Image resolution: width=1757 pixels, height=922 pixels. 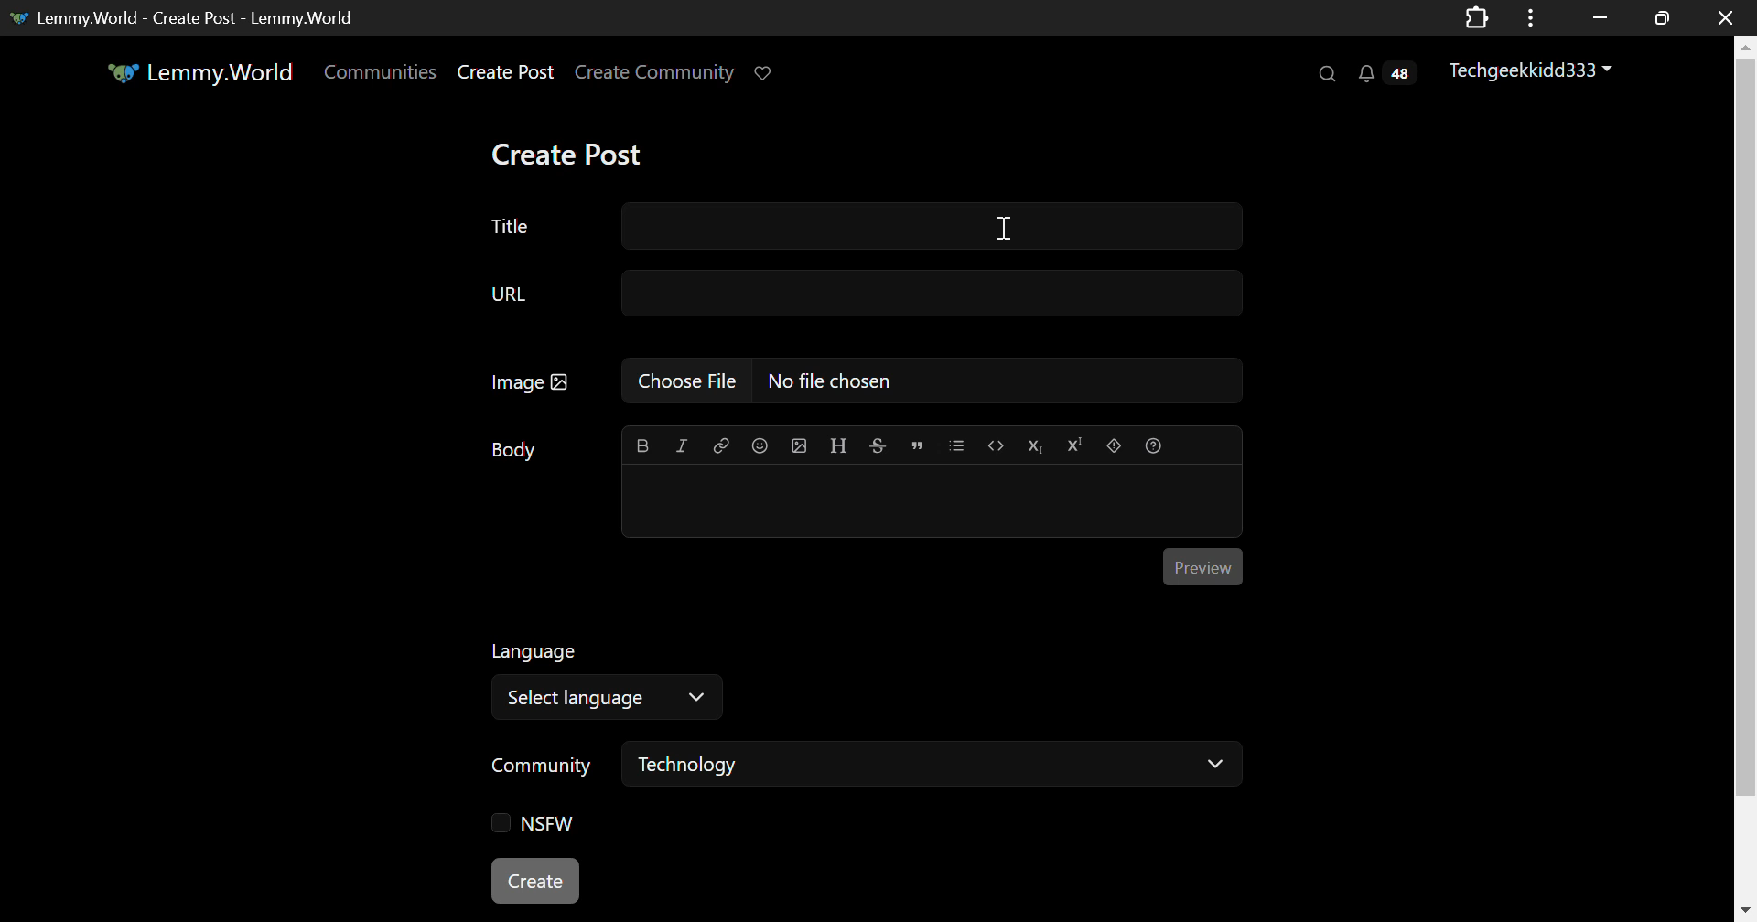 I want to click on Search, so click(x=1330, y=75).